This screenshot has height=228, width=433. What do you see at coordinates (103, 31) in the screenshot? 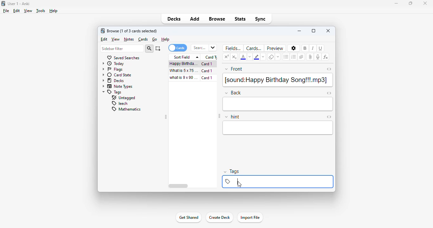
I see `logo` at bounding box center [103, 31].